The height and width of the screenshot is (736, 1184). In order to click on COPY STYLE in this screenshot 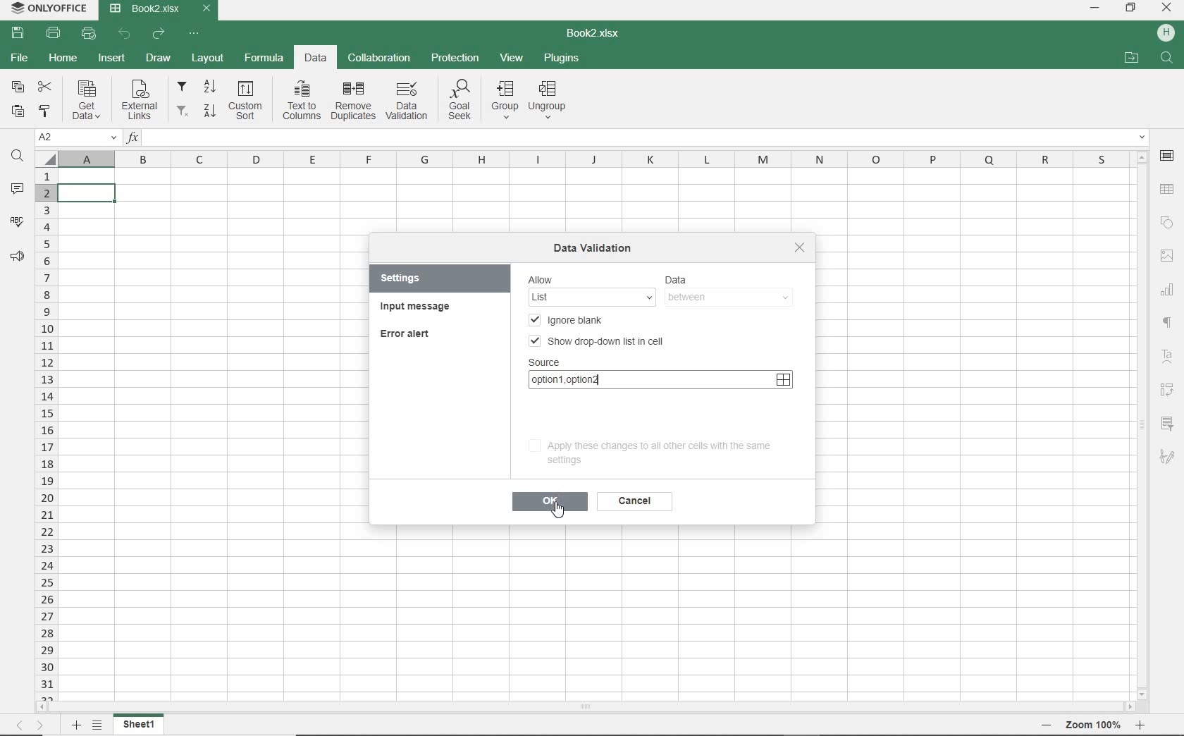, I will do `click(46, 112)`.